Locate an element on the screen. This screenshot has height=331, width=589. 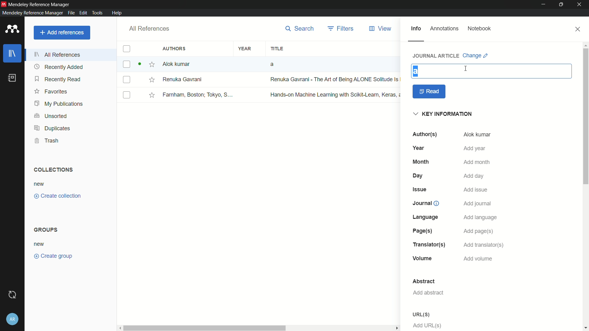
maximize is located at coordinates (562, 5).